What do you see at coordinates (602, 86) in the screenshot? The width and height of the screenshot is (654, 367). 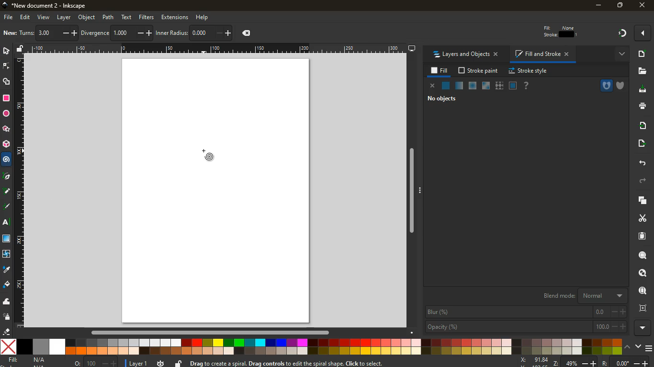 I see `hole` at bounding box center [602, 86].